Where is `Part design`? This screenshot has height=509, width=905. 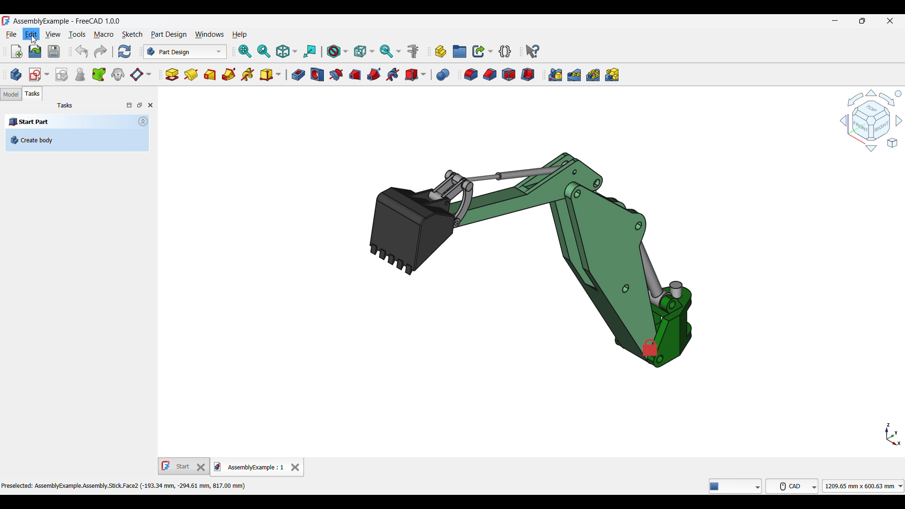
Part design is located at coordinates (185, 51).